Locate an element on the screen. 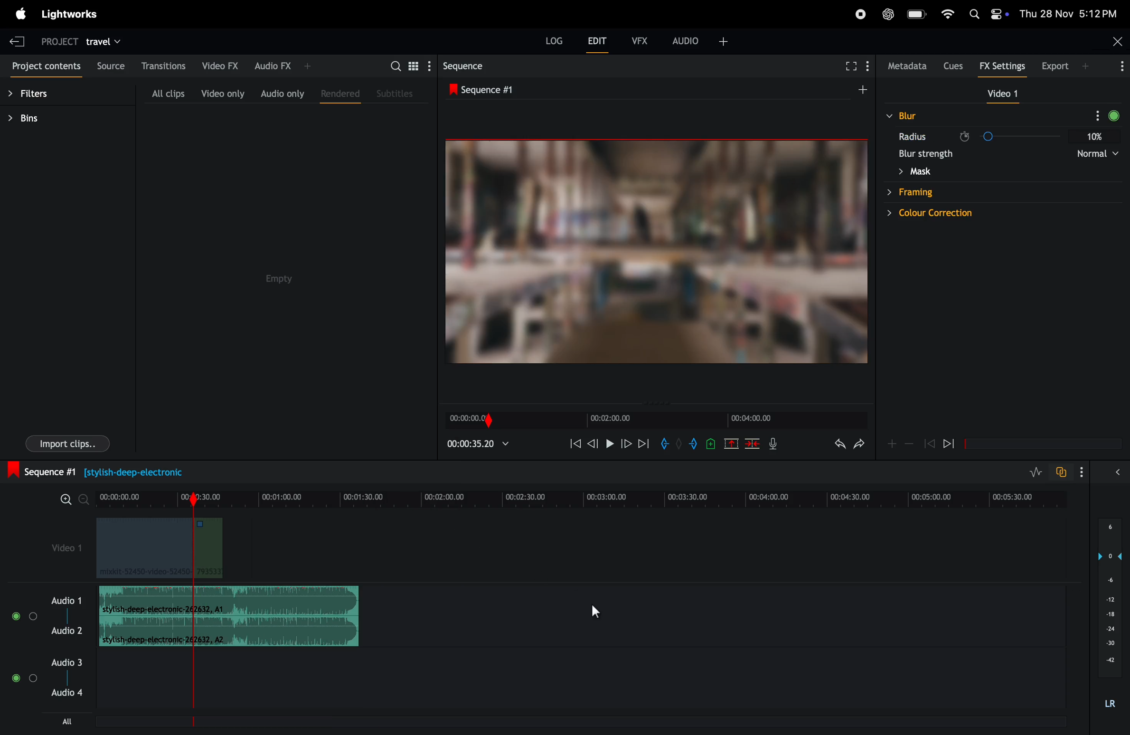 This screenshot has height=735, width=1130. sequence 1 is located at coordinates (547, 90).